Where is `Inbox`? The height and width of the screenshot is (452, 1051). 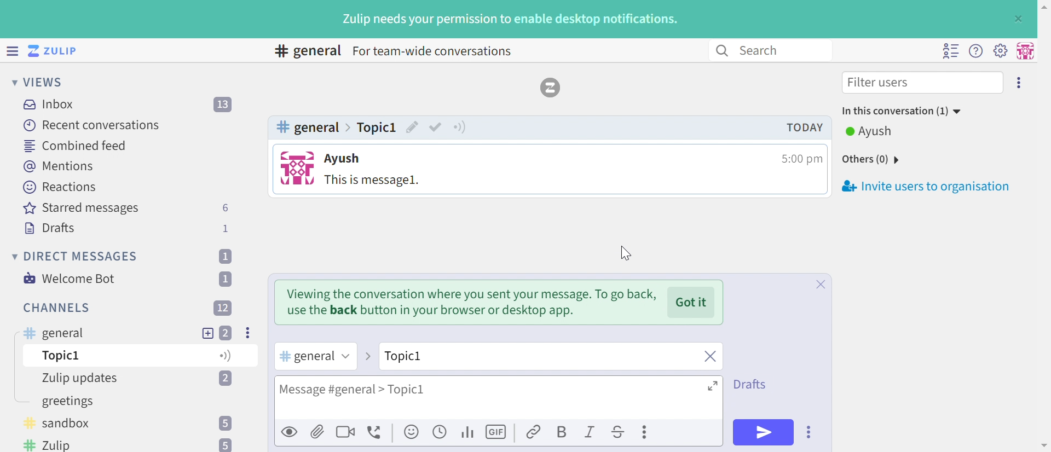 Inbox is located at coordinates (52, 105).